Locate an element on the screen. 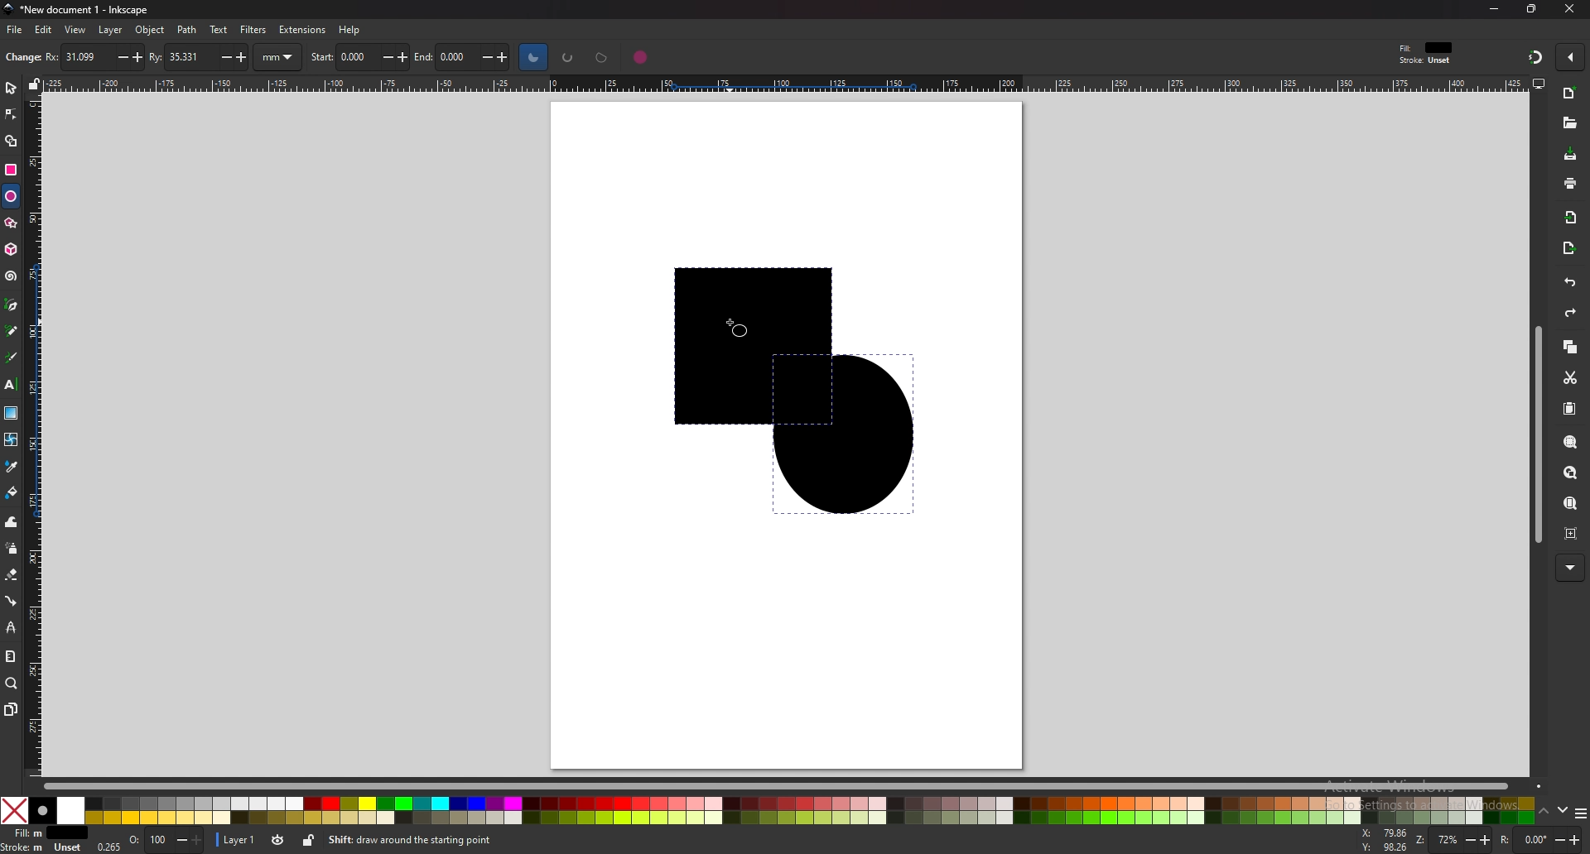  dropper is located at coordinates (12, 468).